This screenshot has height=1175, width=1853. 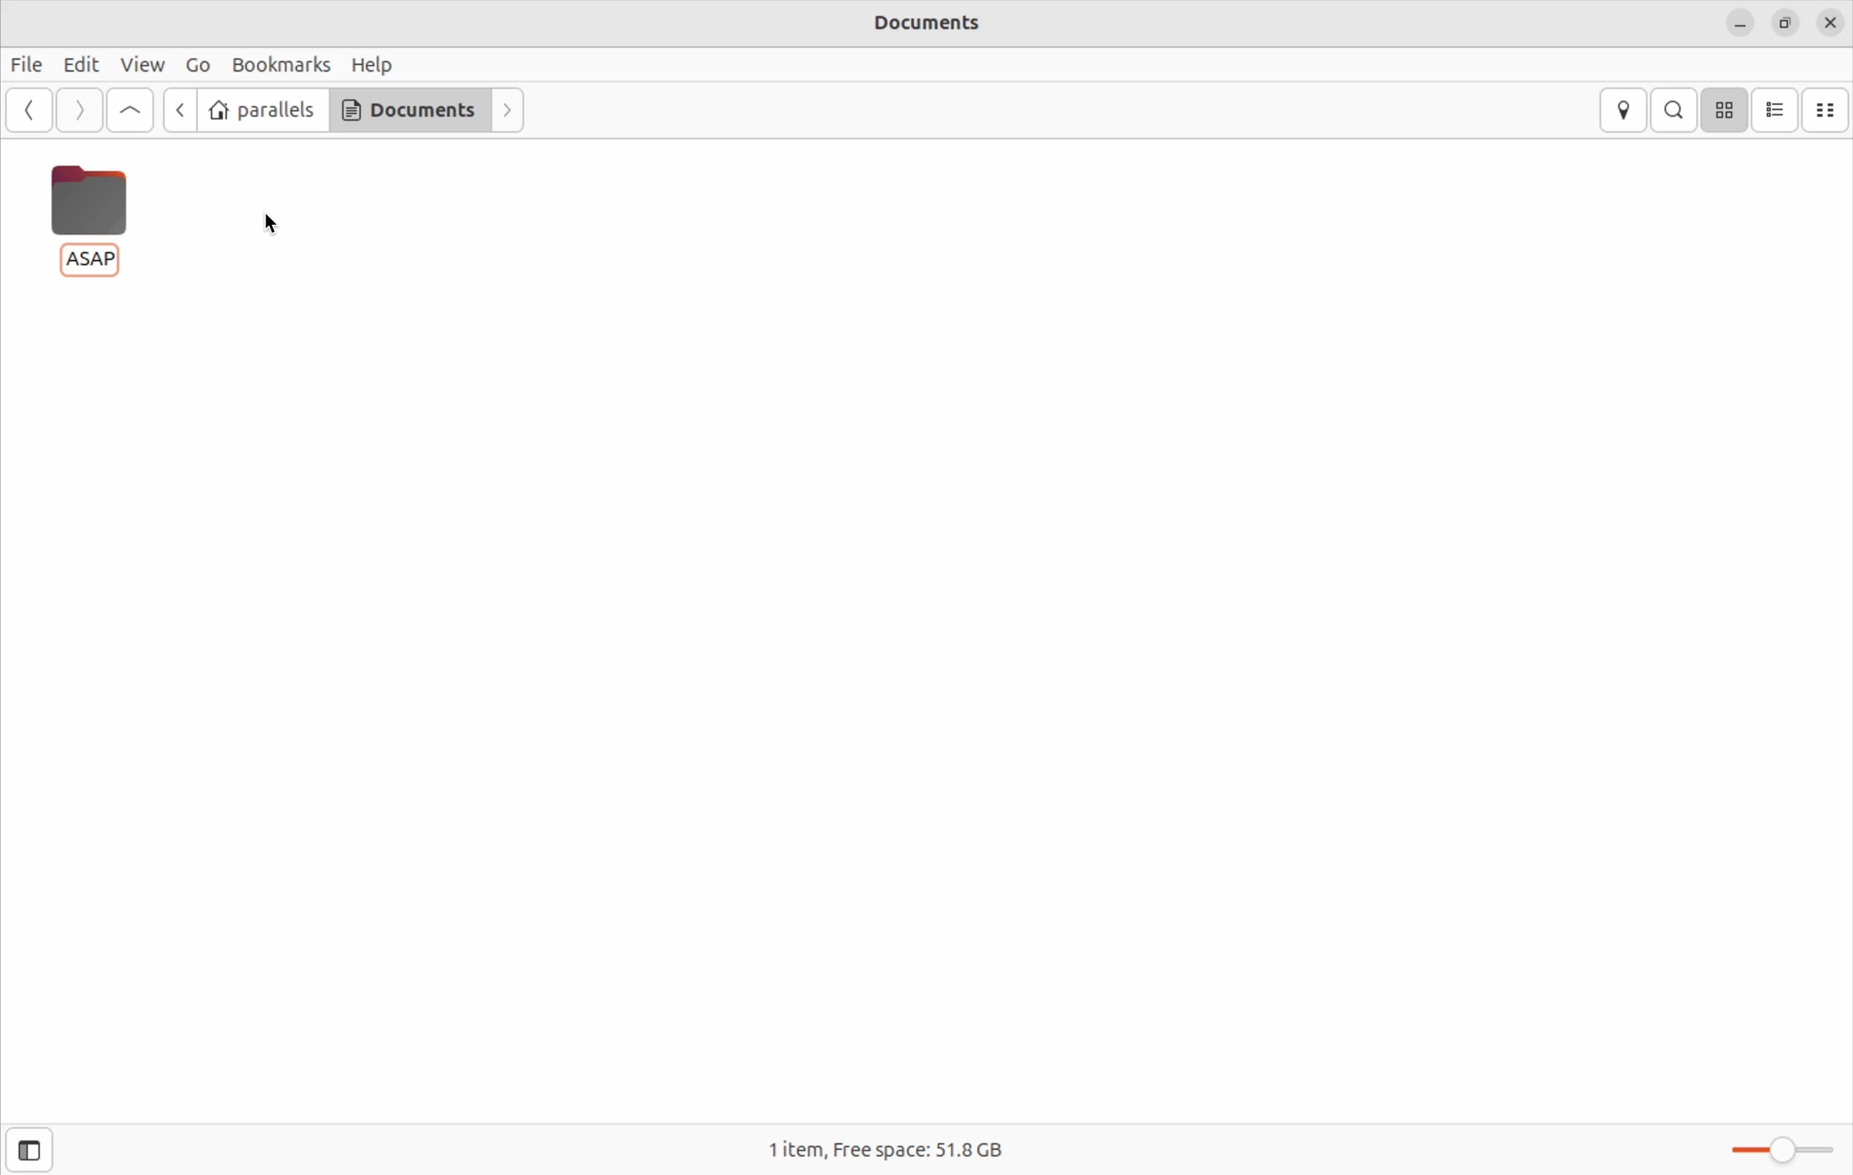 What do you see at coordinates (265, 111) in the screenshot?
I see `parallels` at bounding box center [265, 111].